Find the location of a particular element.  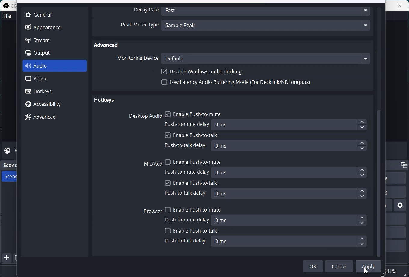

Fast is located at coordinates (267, 11).